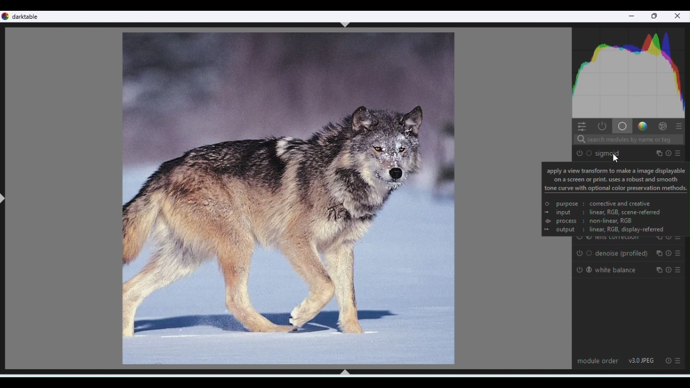  I want to click on White balance, so click(630, 270).